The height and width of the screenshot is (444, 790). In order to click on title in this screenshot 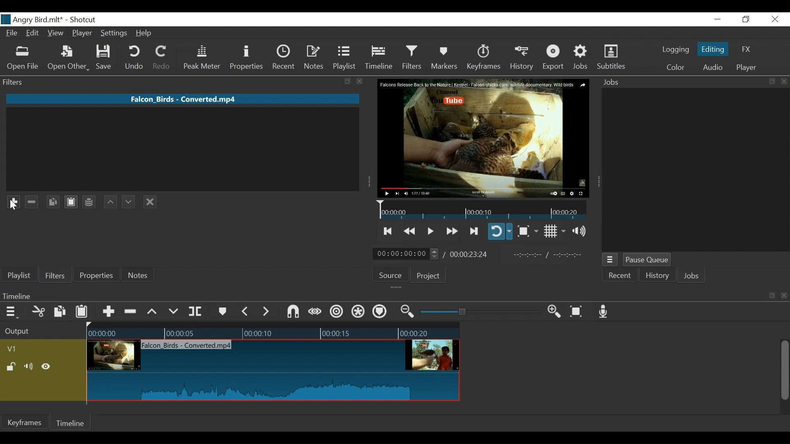, I will do `click(61, 19)`.